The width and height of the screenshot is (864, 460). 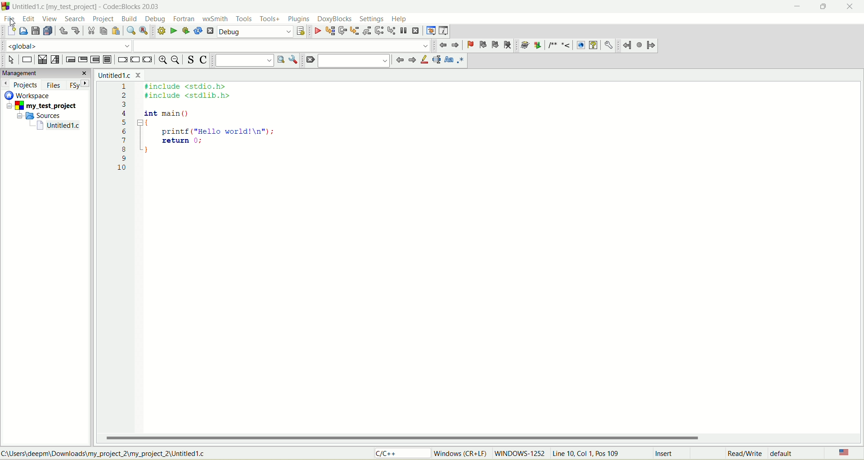 What do you see at coordinates (42, 60) in the screenshot?
I see `decision` at bounding box center [42, 60].